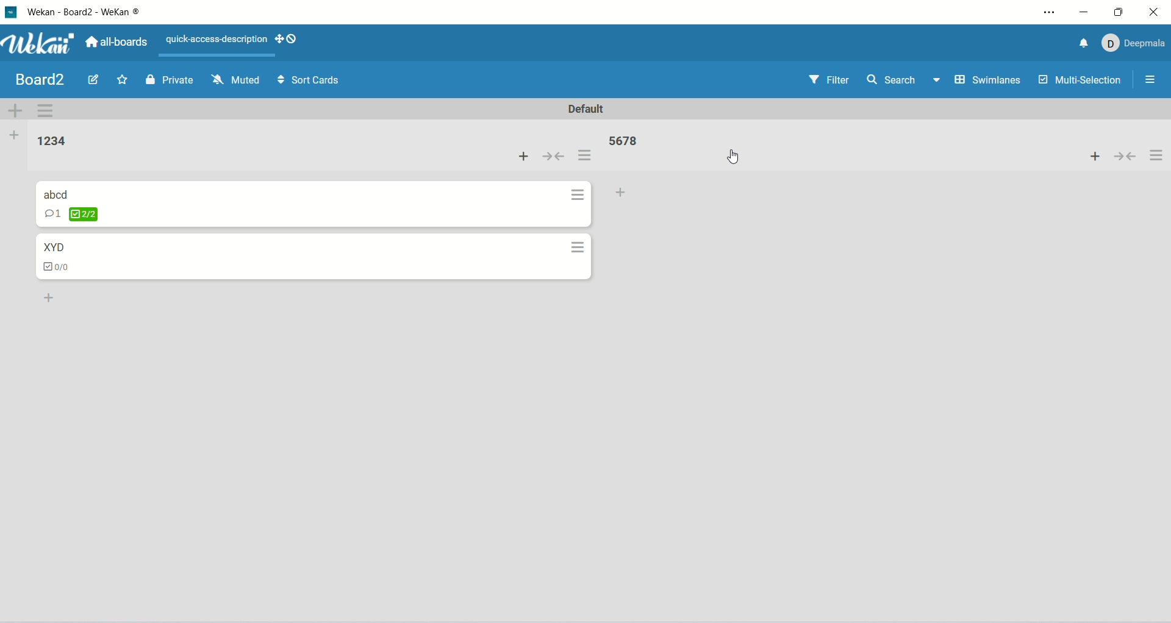 The height and width of the screenshot is (623, 1171). I want to click on list title, so click(624, 143).